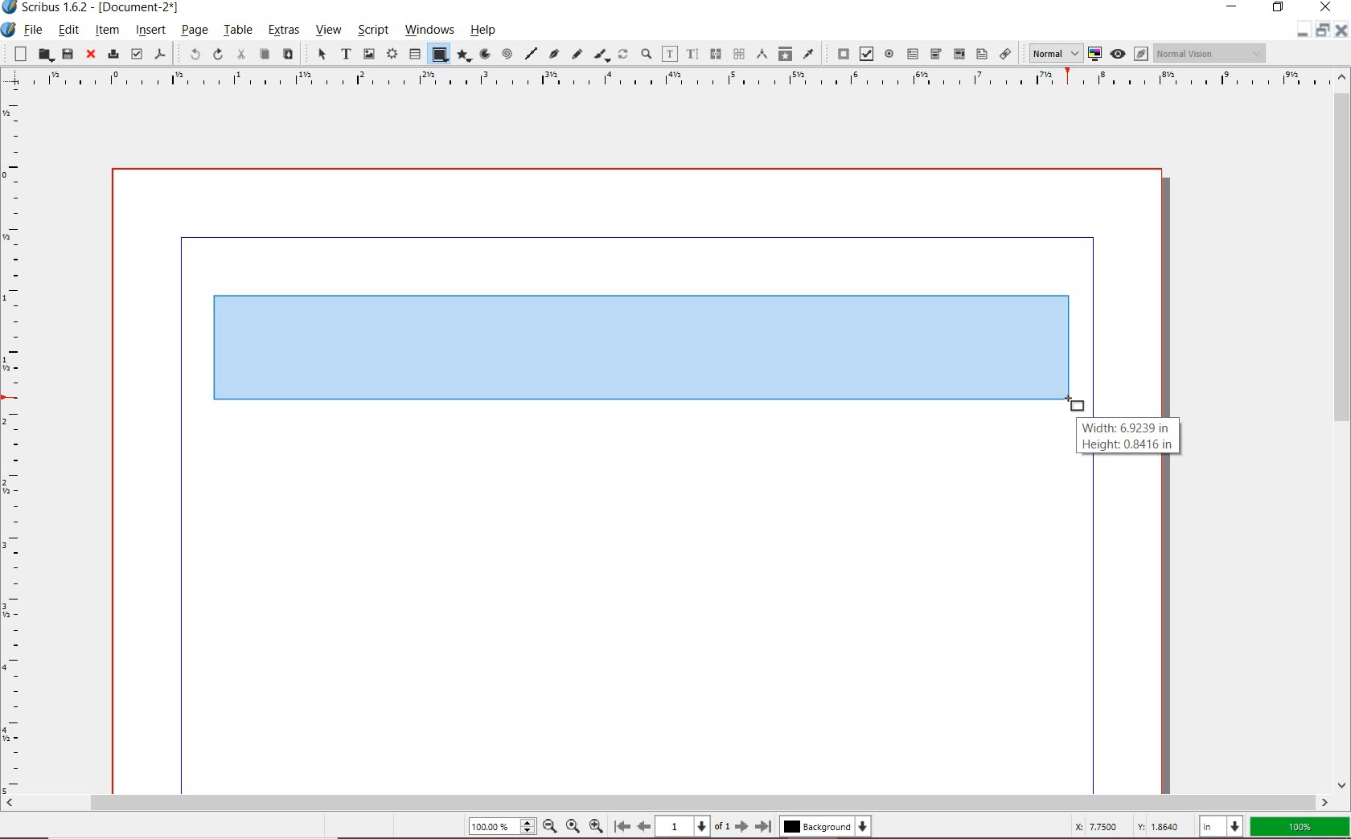 The image size is (1351, 839). Describe the element at coordinates (439, 55) in the screenshot. I see `shape` at that location.